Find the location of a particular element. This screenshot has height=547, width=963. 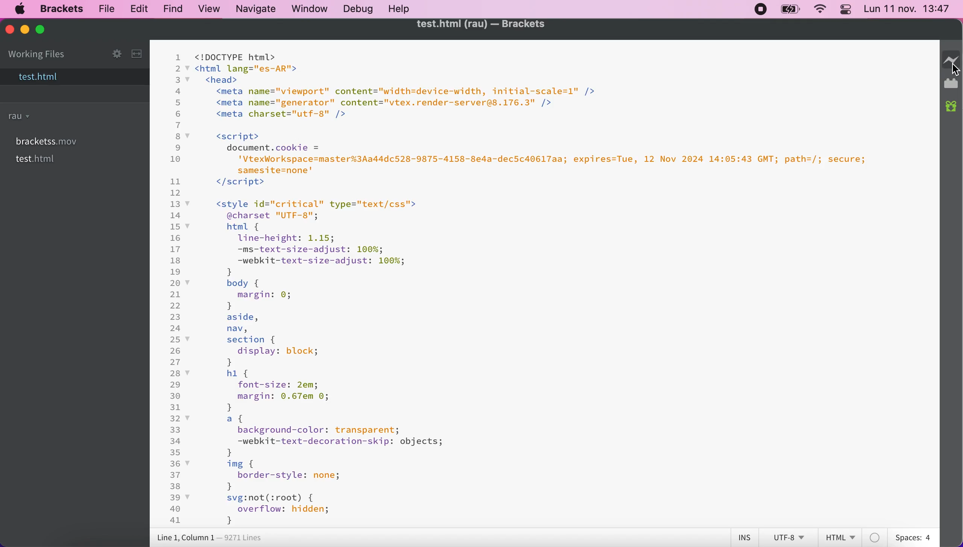

recording stopped is located at coordinates (759, 10).